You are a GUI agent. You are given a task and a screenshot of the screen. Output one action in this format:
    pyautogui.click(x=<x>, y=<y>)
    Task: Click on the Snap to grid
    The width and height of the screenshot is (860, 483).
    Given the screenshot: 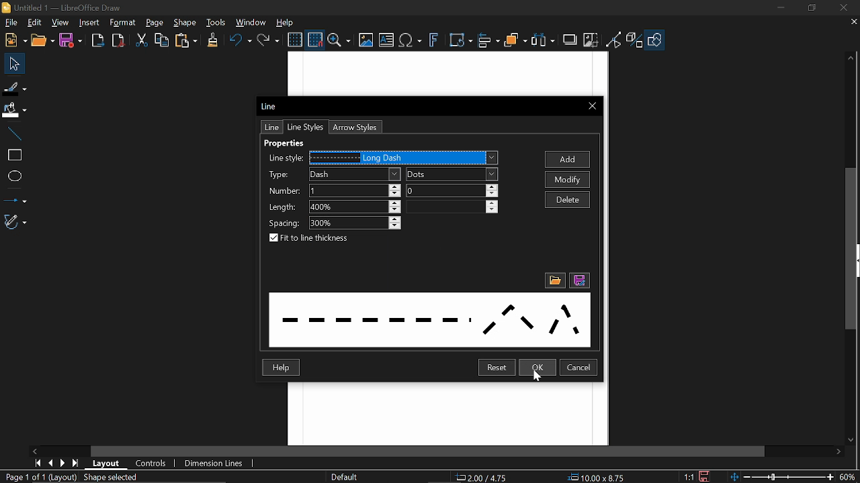 What is the action you would take?
    pyautogui.click(x=314, y=39)
    